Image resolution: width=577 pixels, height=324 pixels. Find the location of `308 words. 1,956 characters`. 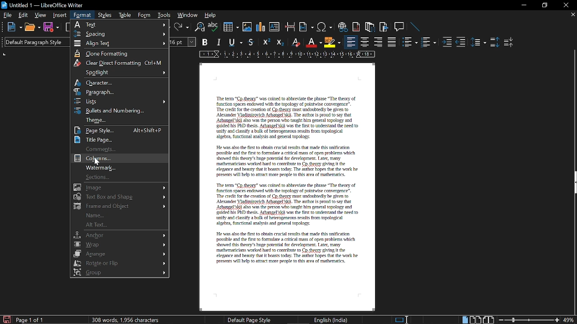

308 words. 1,956 characters is located at coordinates (128, 320).